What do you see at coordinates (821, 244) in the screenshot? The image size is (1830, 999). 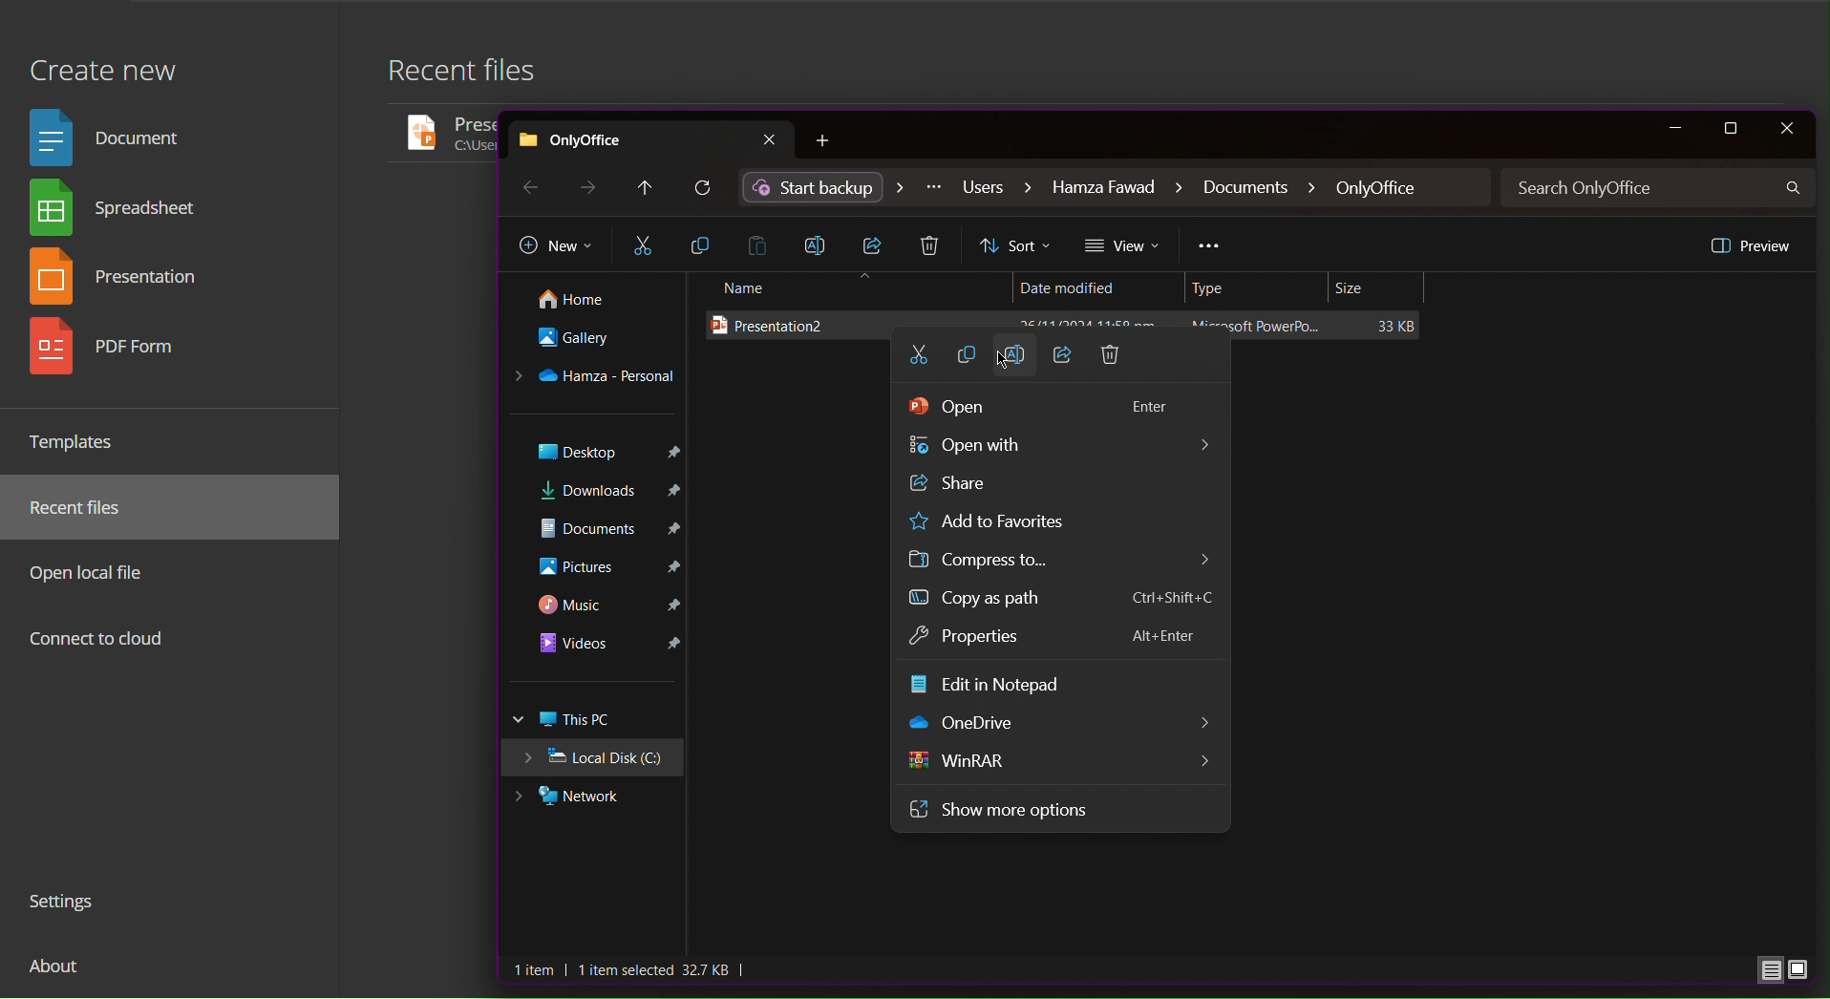 I see `Rename` at bounding box center [821, 244].